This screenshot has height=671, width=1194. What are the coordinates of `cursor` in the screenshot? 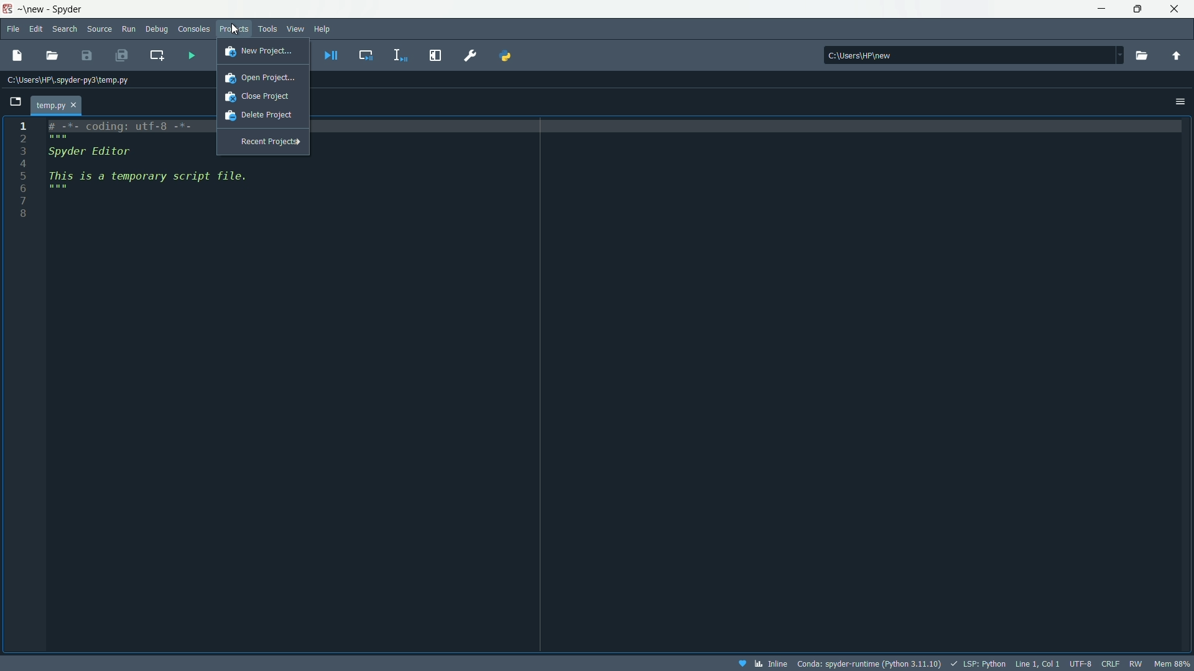 It's located at (234, 29).